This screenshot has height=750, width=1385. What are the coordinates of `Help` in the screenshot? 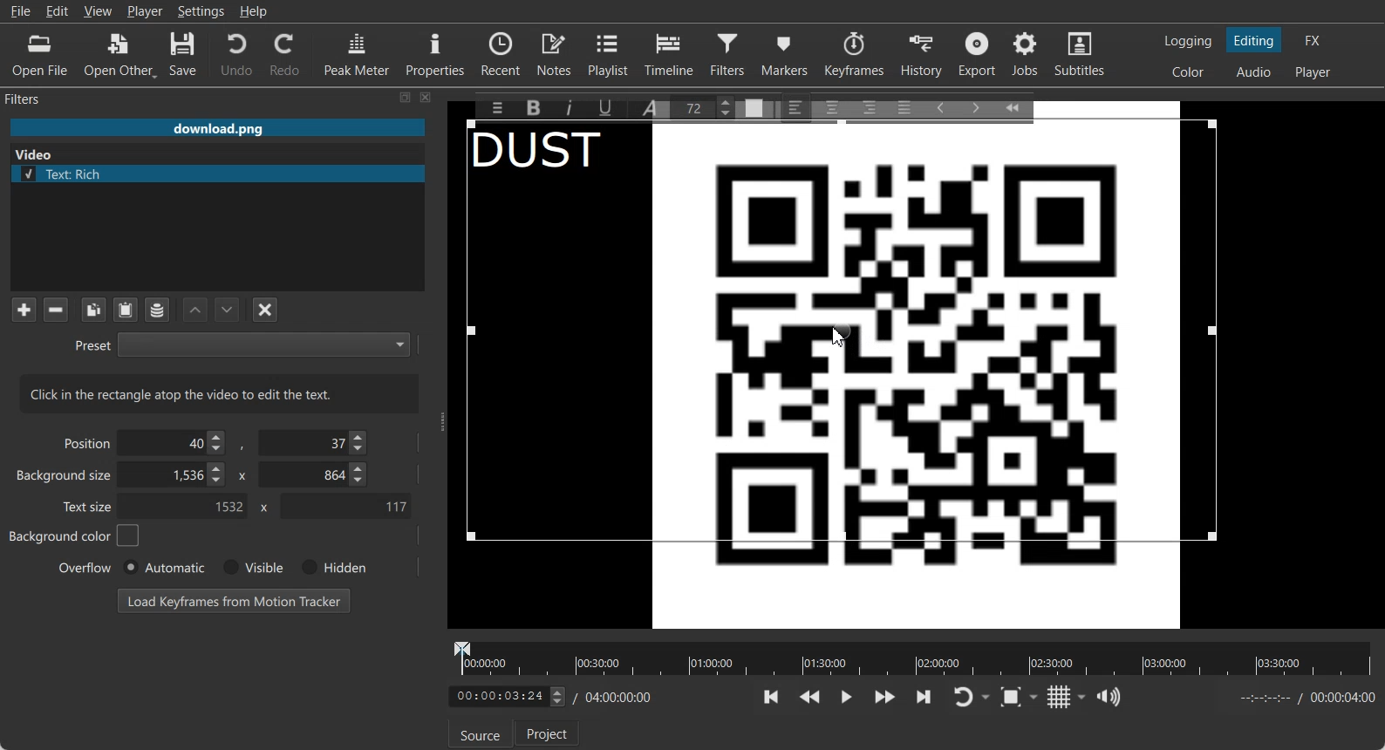 It's located at (254, 11).